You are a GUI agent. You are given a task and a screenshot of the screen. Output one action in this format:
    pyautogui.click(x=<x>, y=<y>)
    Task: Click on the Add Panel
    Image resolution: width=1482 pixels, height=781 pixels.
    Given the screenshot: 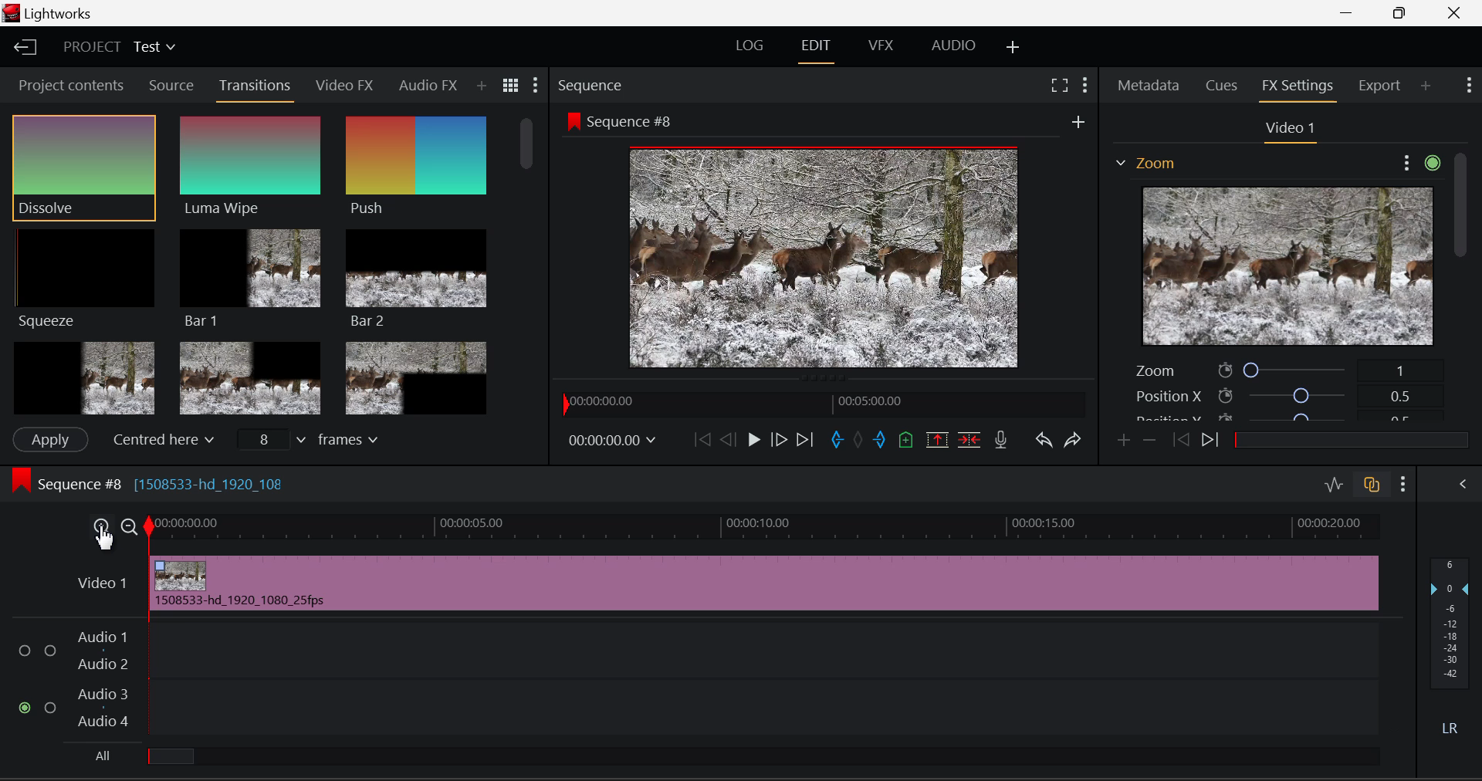 What is the action you would take?
    pyautogui.click(x=482, y=86)
    